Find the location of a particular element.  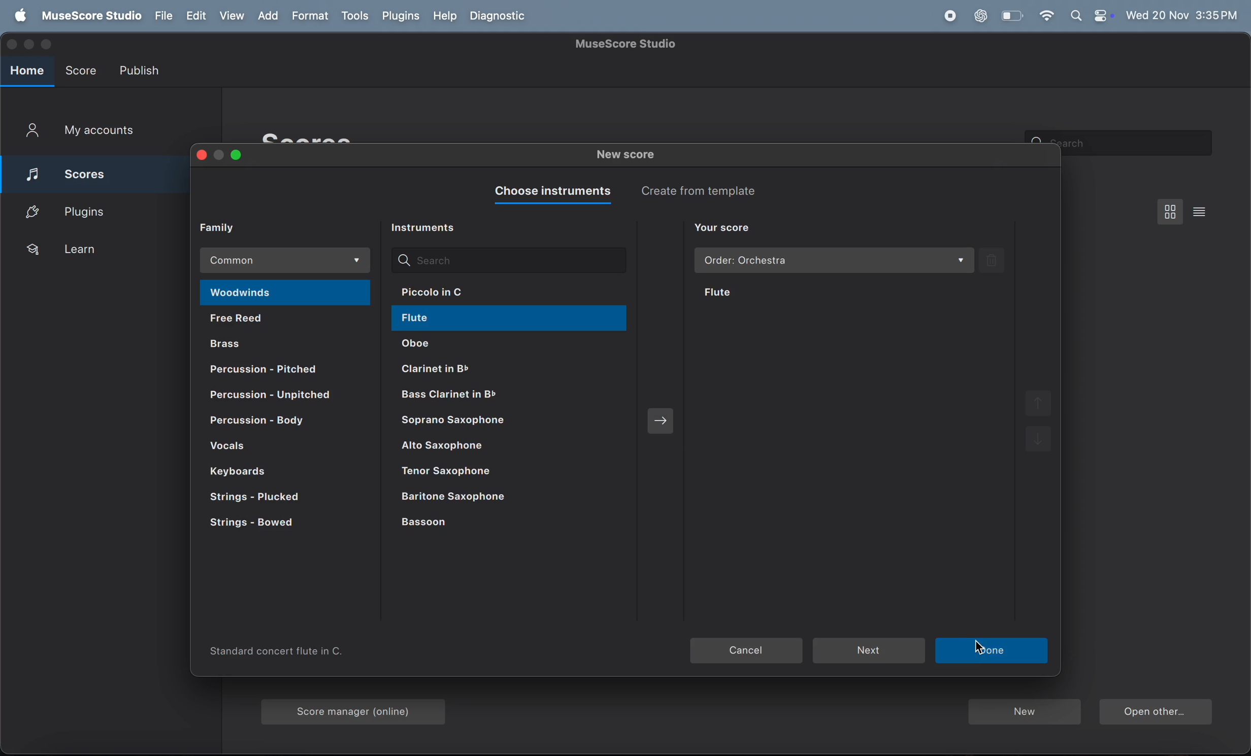

flute is located at coordinates (767, 293).